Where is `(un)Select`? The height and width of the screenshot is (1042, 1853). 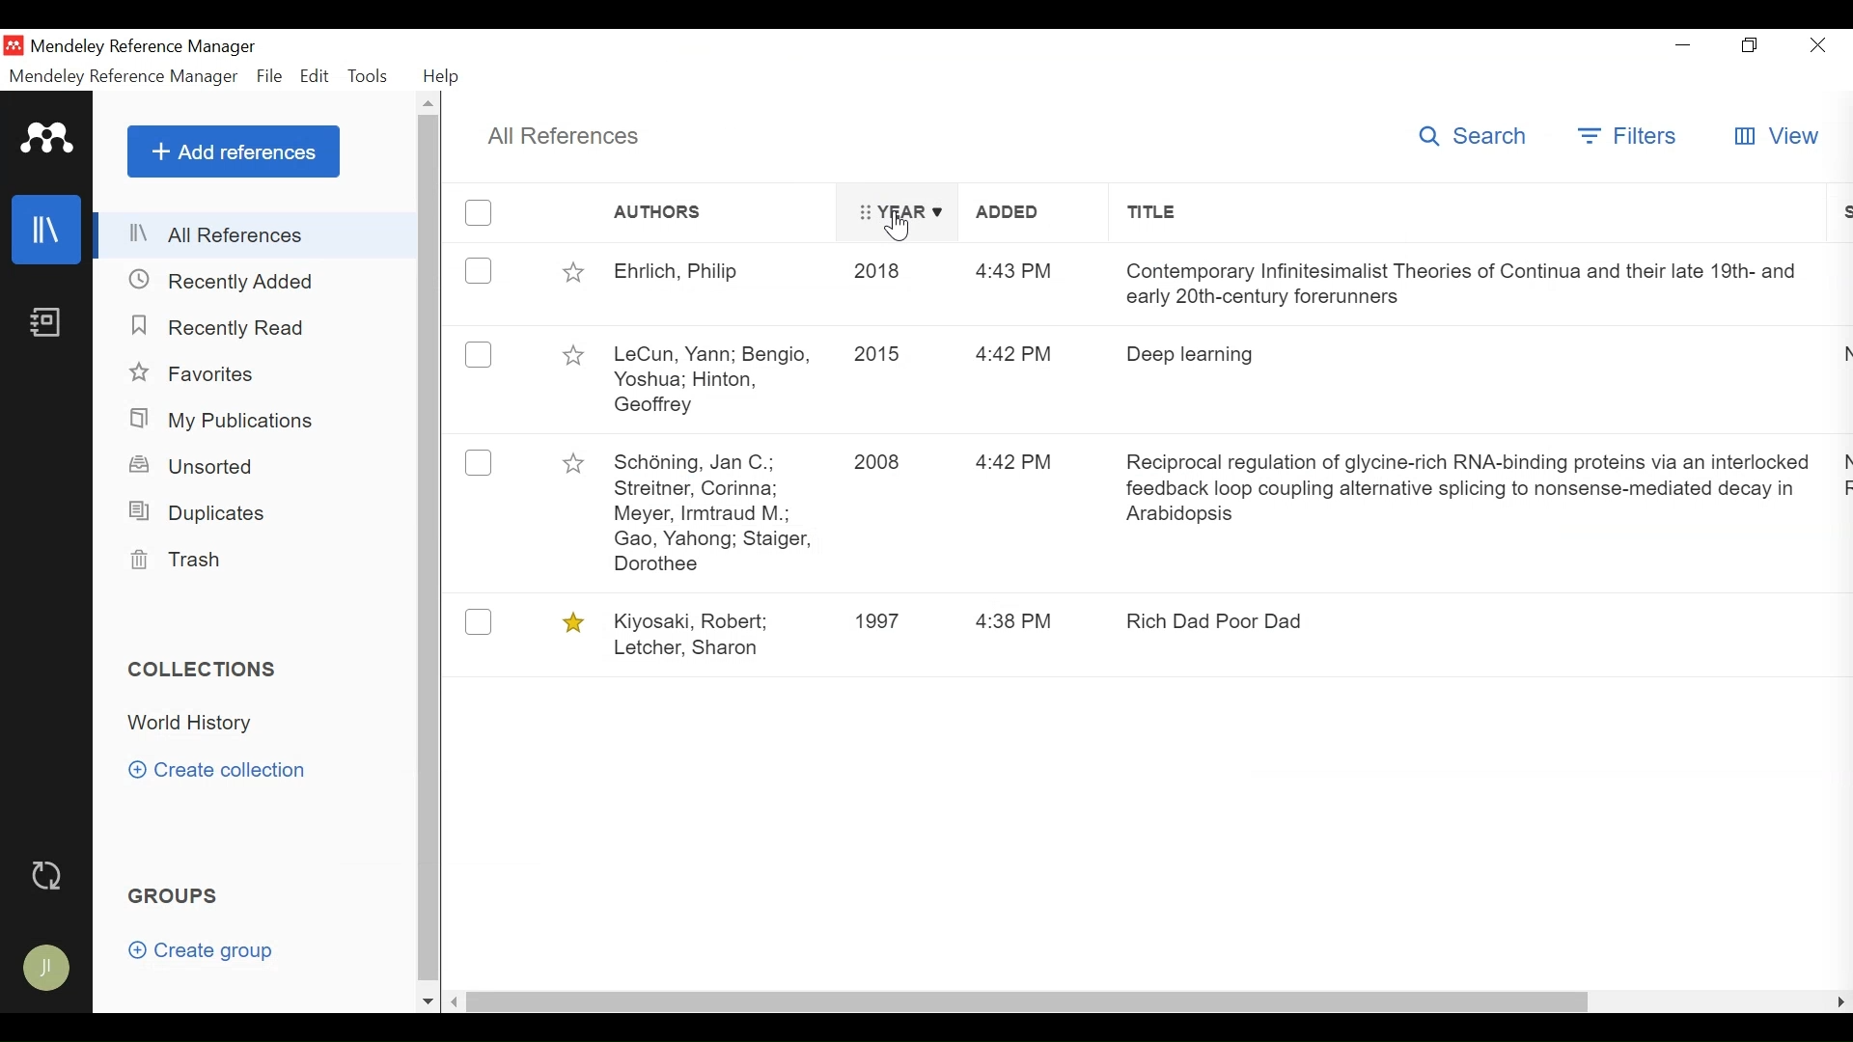
(un)Select is located at coordinates (479, 210).